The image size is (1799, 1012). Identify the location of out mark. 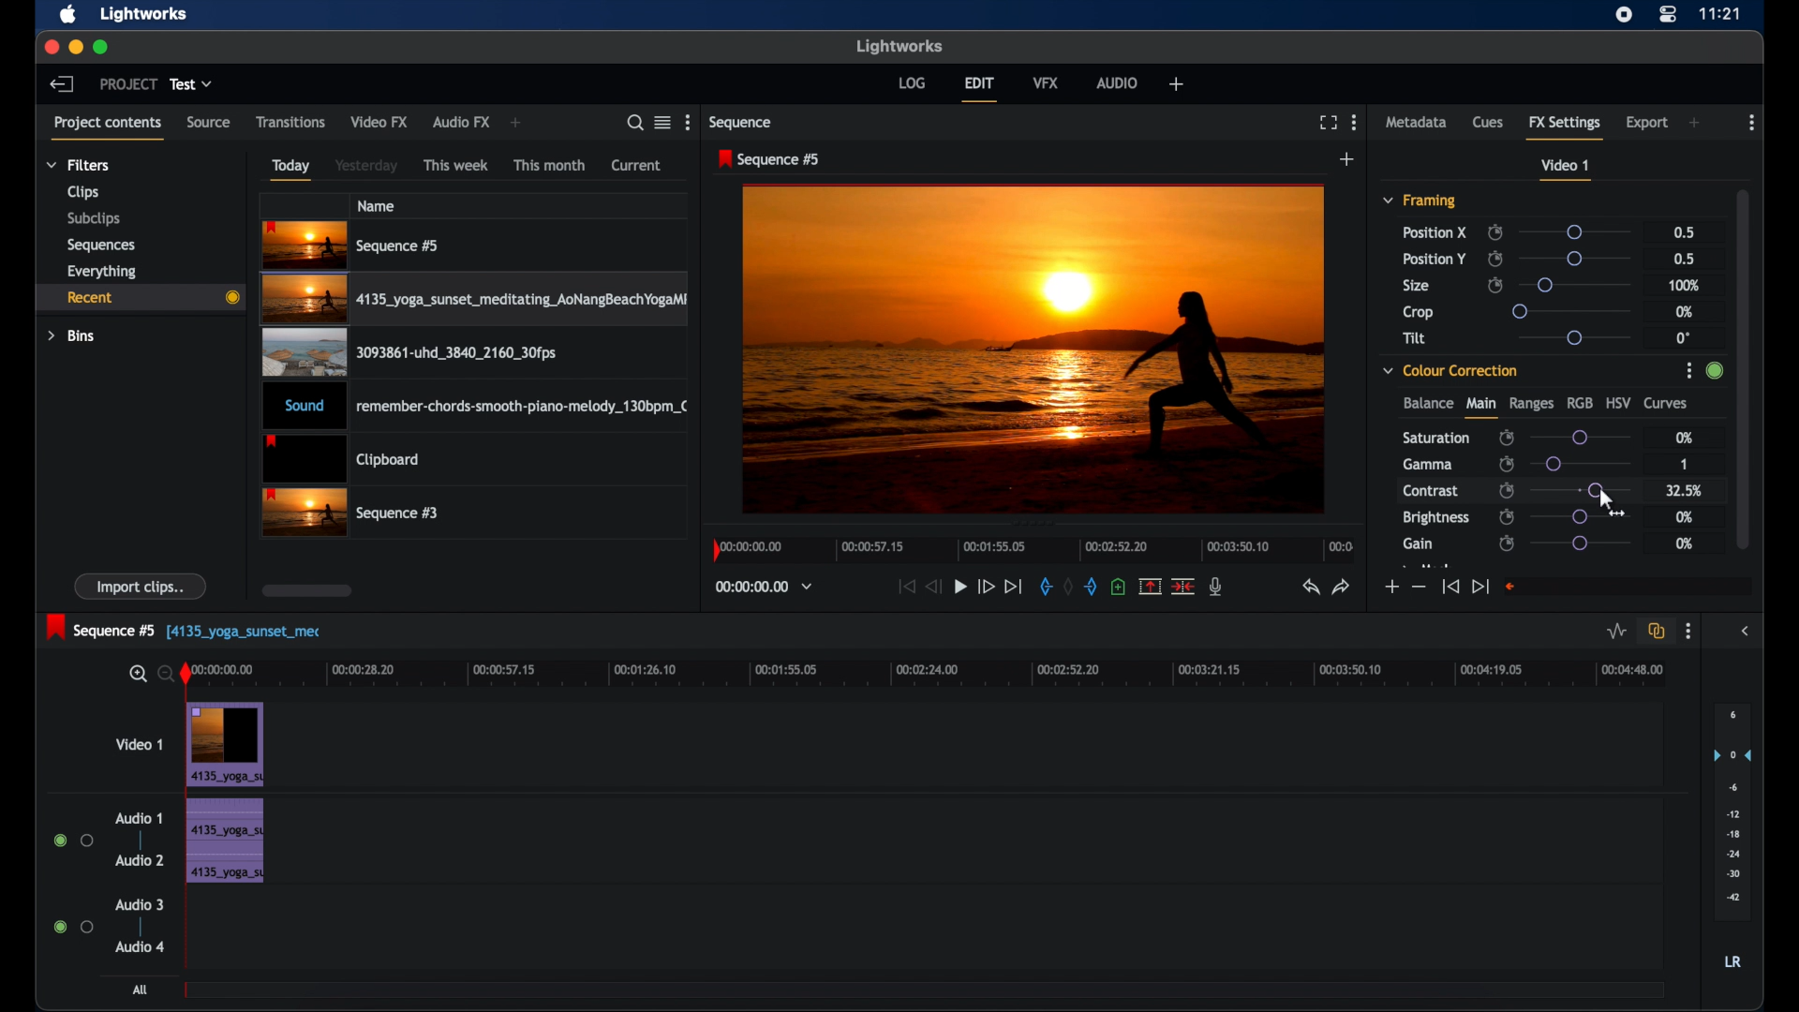
(1093, 587).